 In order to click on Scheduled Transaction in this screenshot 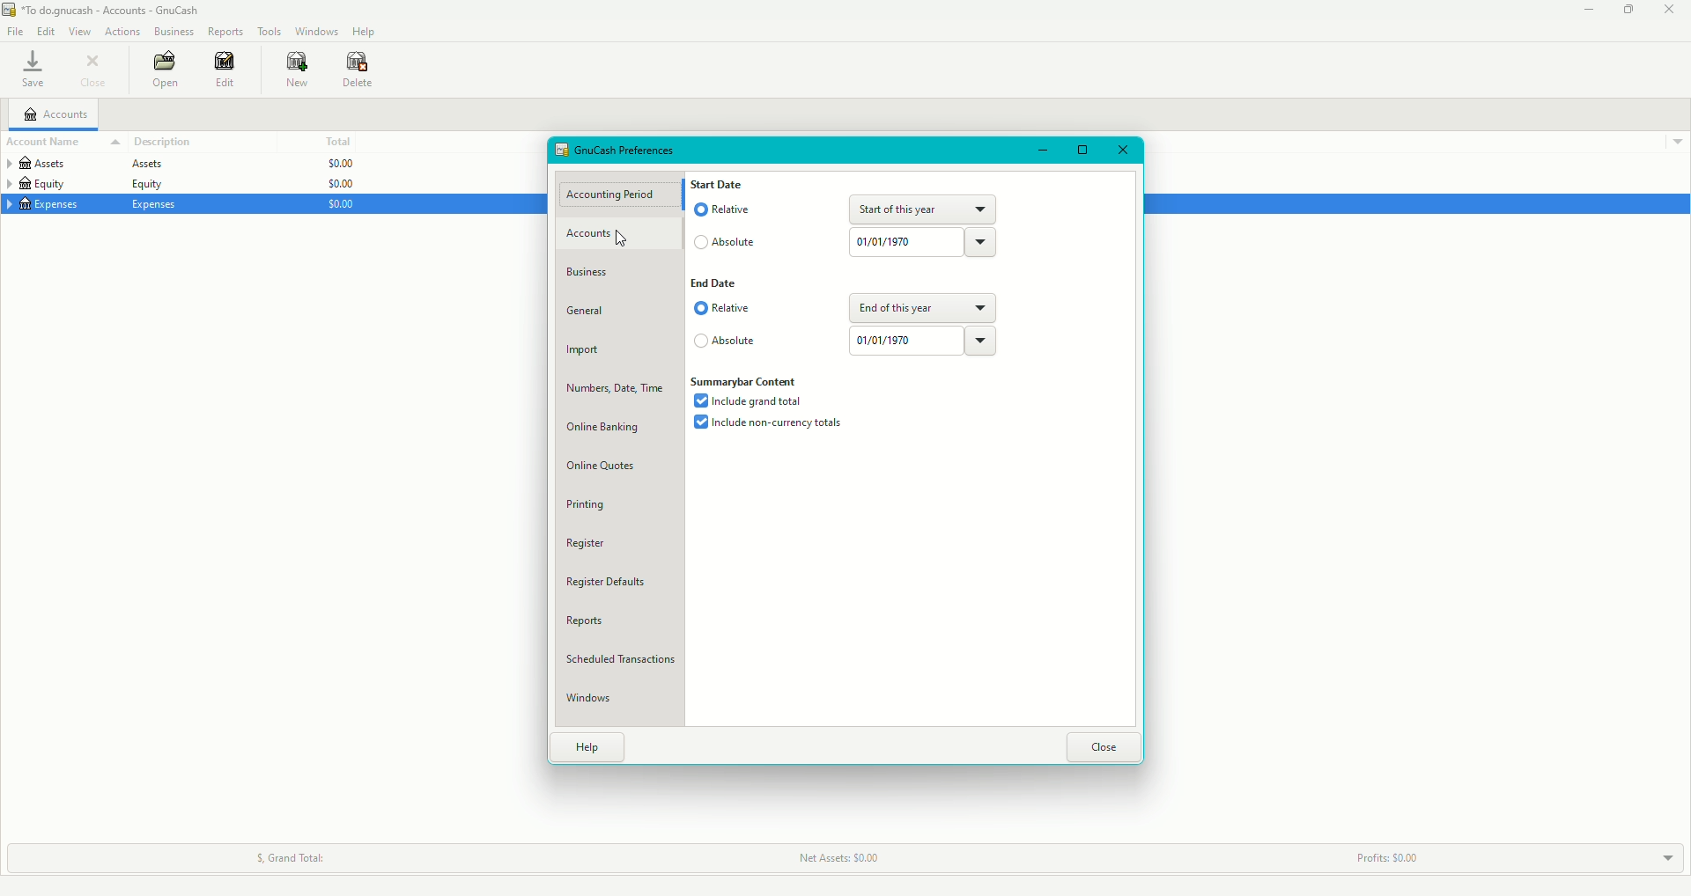, I will do `click(624, 662)`.